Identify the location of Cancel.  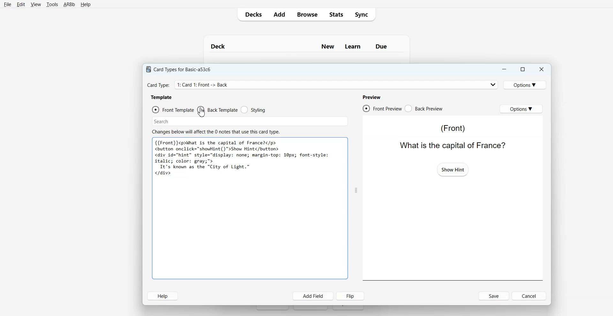
(530, 296).